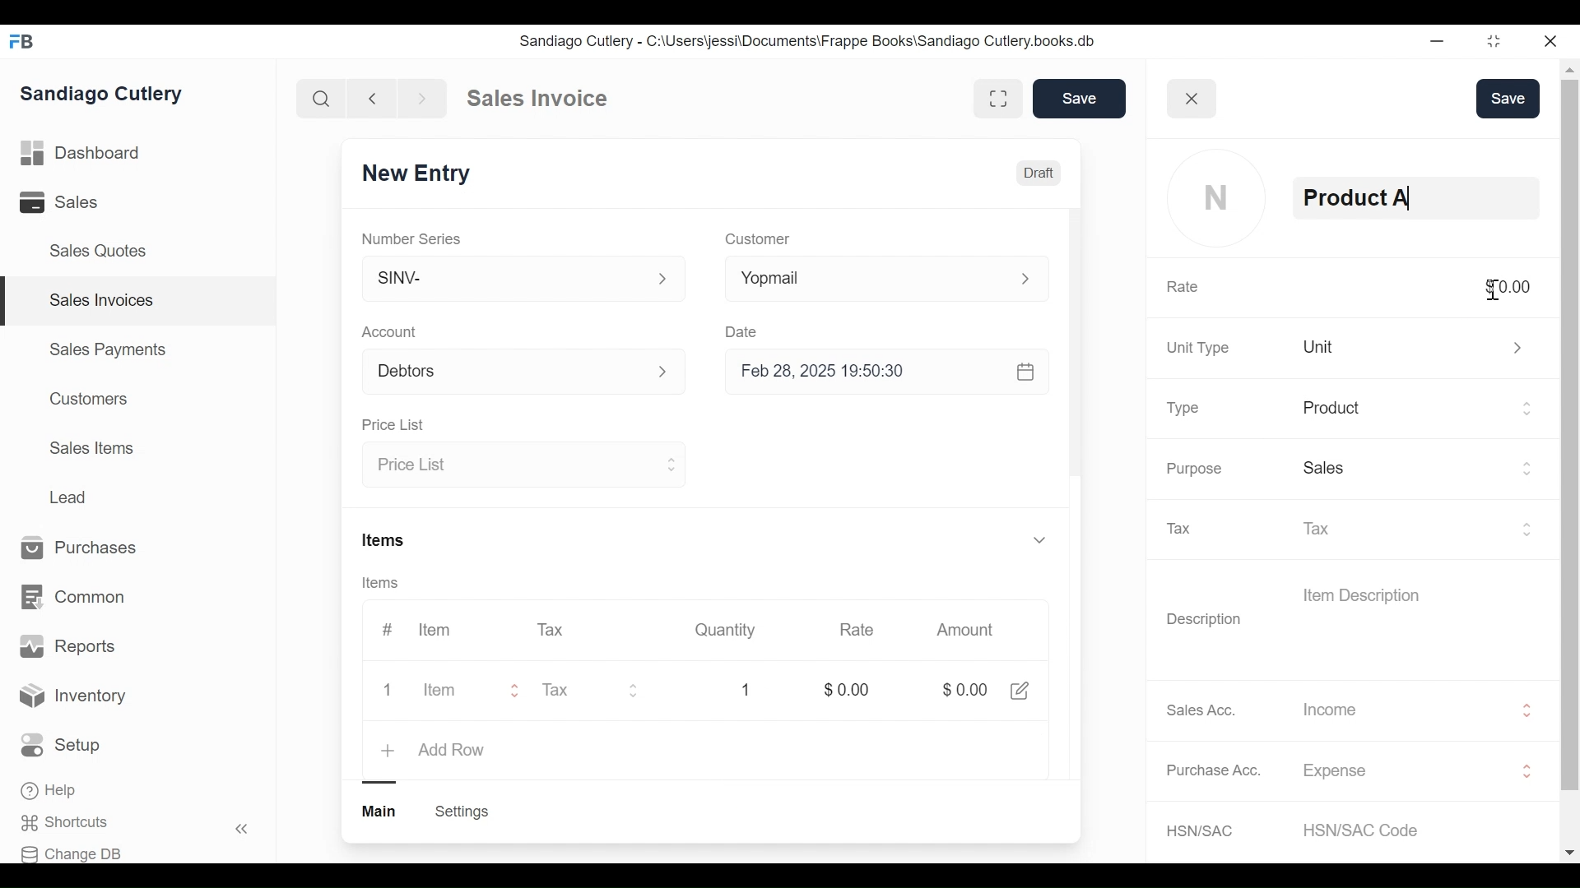  I want to click on Item , so click(448, 688).